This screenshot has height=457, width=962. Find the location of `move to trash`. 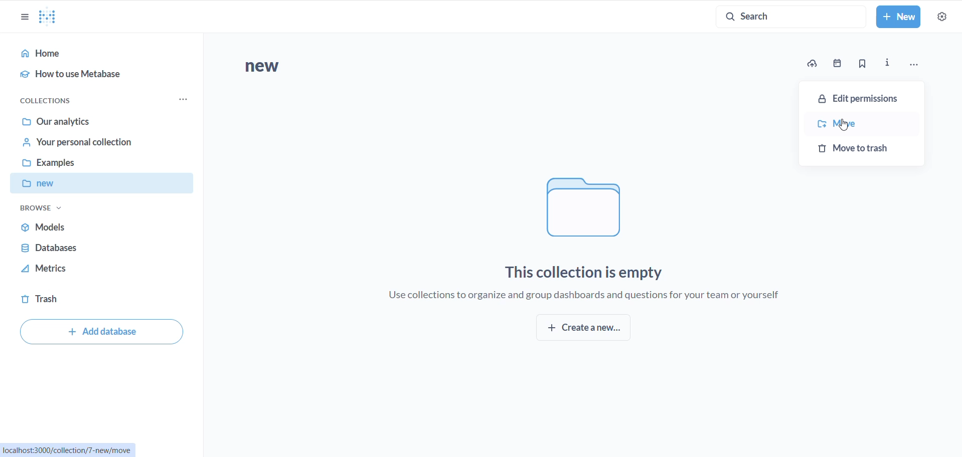

move to trash is located at coordinates (854, 148).